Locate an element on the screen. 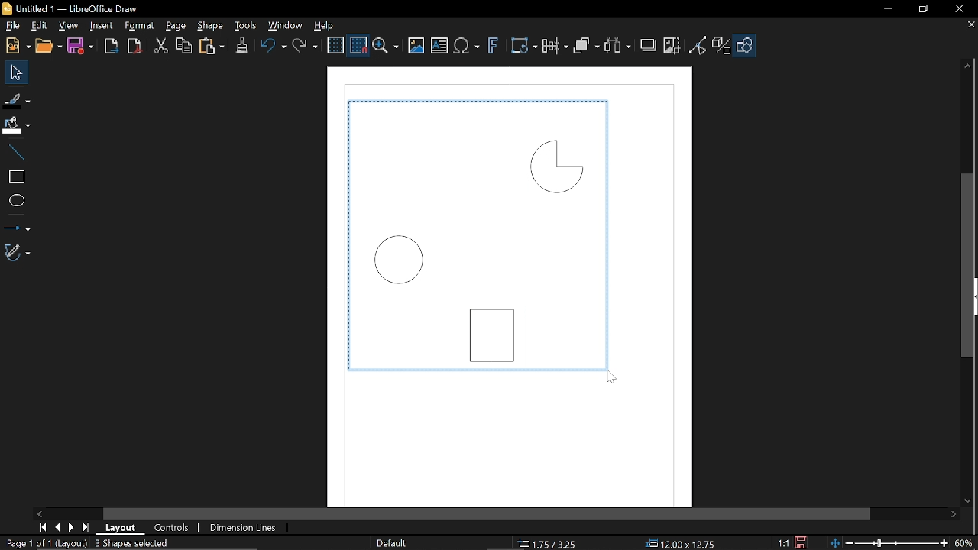 This screenshot has width=978, height=550. Format is located at coordinates (139, 26).